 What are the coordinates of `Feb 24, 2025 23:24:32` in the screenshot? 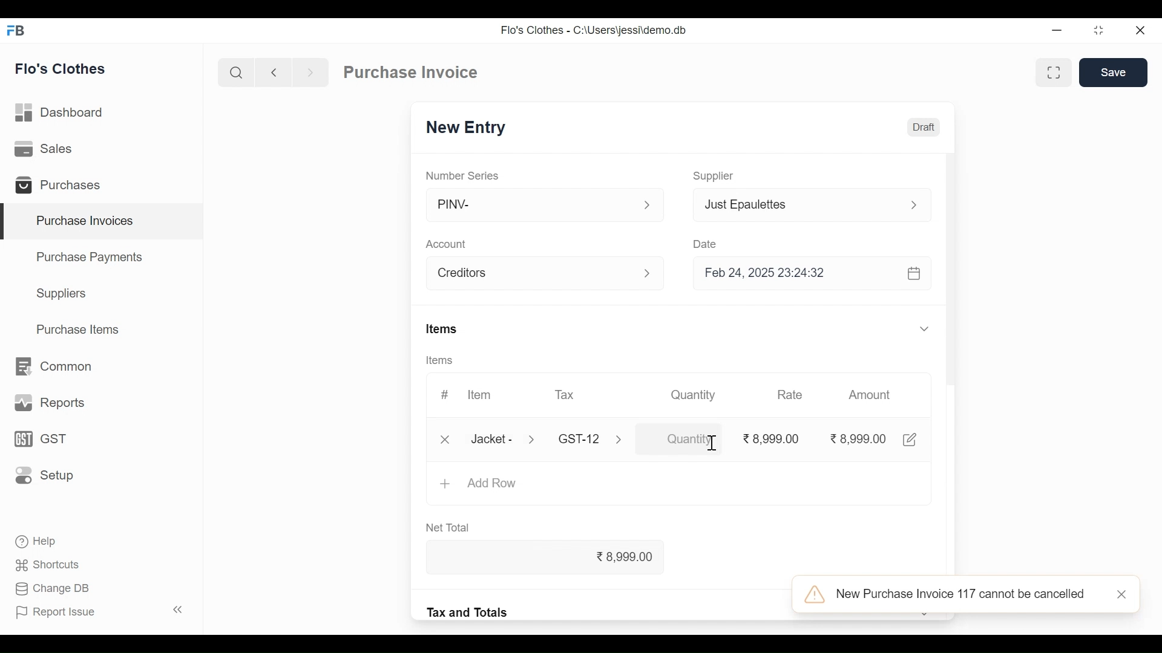 It's located at (814, 275).